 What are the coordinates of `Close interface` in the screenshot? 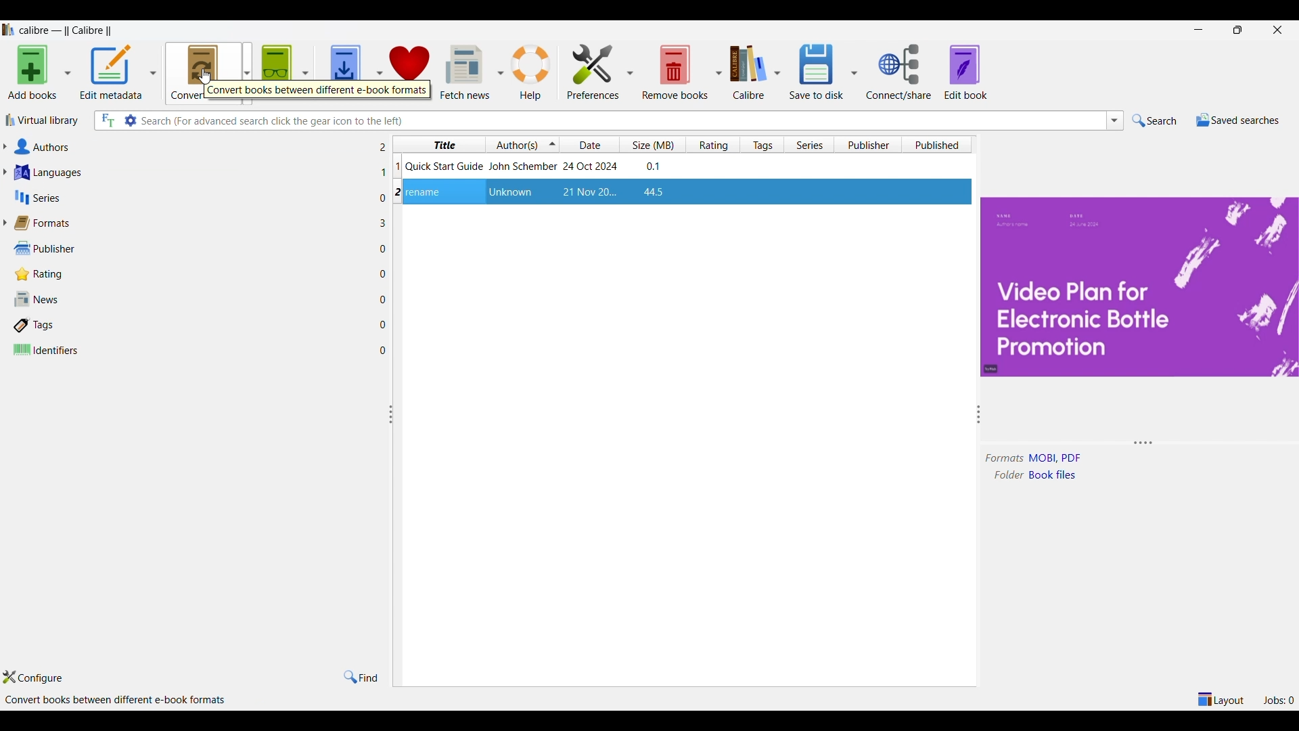 It's located at (1277, 30).